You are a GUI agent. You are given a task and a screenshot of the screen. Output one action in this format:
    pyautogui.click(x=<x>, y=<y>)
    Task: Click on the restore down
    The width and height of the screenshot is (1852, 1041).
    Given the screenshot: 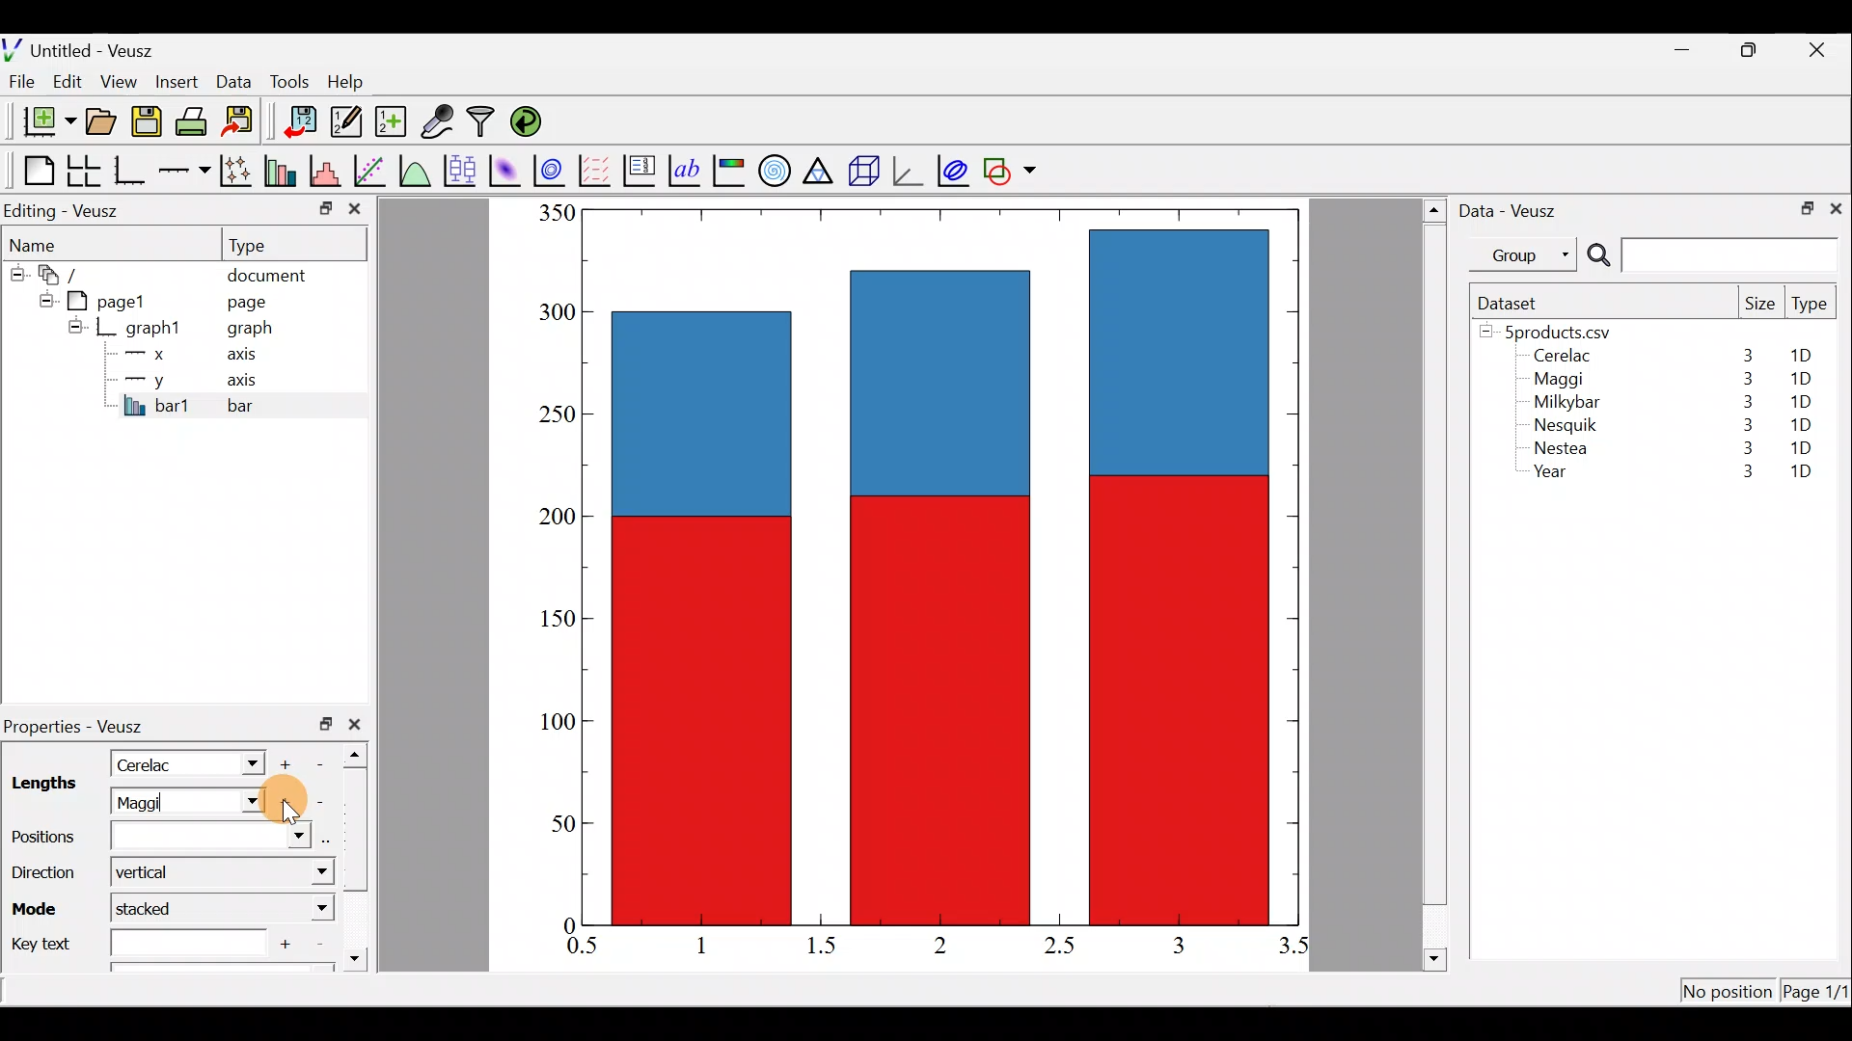 What is the action you would take?
    pyautogui.click(x=326, y=724)
    